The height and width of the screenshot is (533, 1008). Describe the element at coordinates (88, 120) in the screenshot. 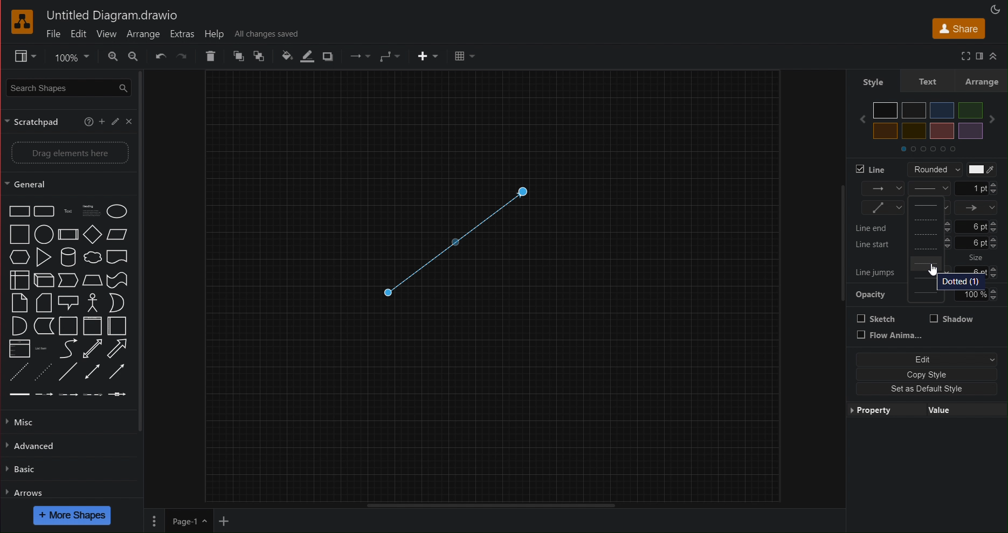

I see `Help` at that location.